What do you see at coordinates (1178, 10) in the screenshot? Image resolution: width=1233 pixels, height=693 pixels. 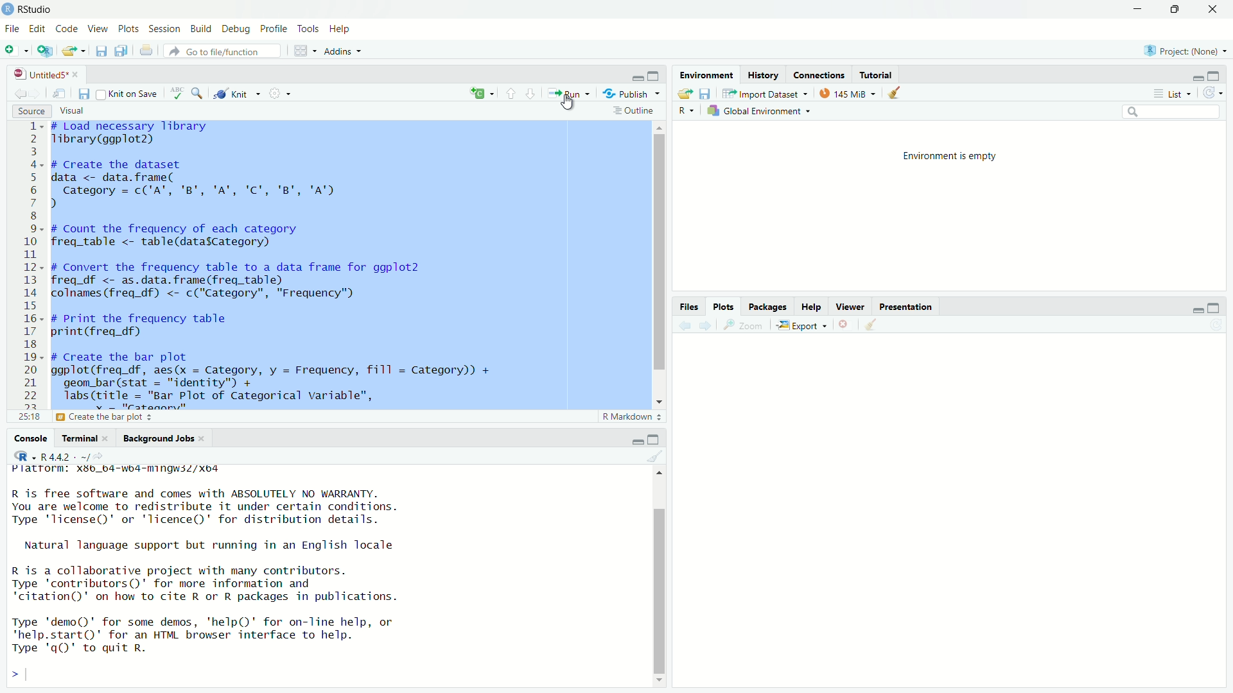 I see `maximize` at bounding box center [1178, 10].